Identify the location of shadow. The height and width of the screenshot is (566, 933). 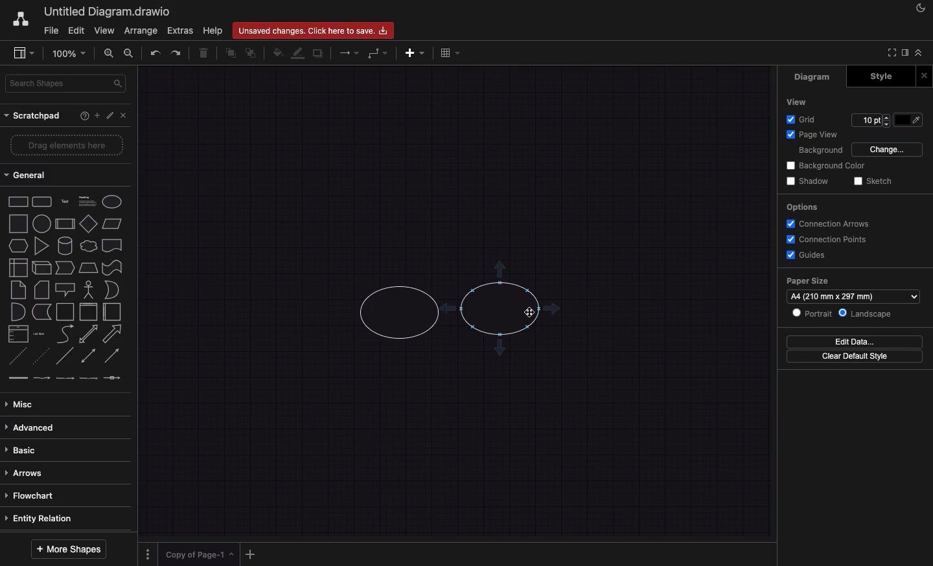
(809, 181).